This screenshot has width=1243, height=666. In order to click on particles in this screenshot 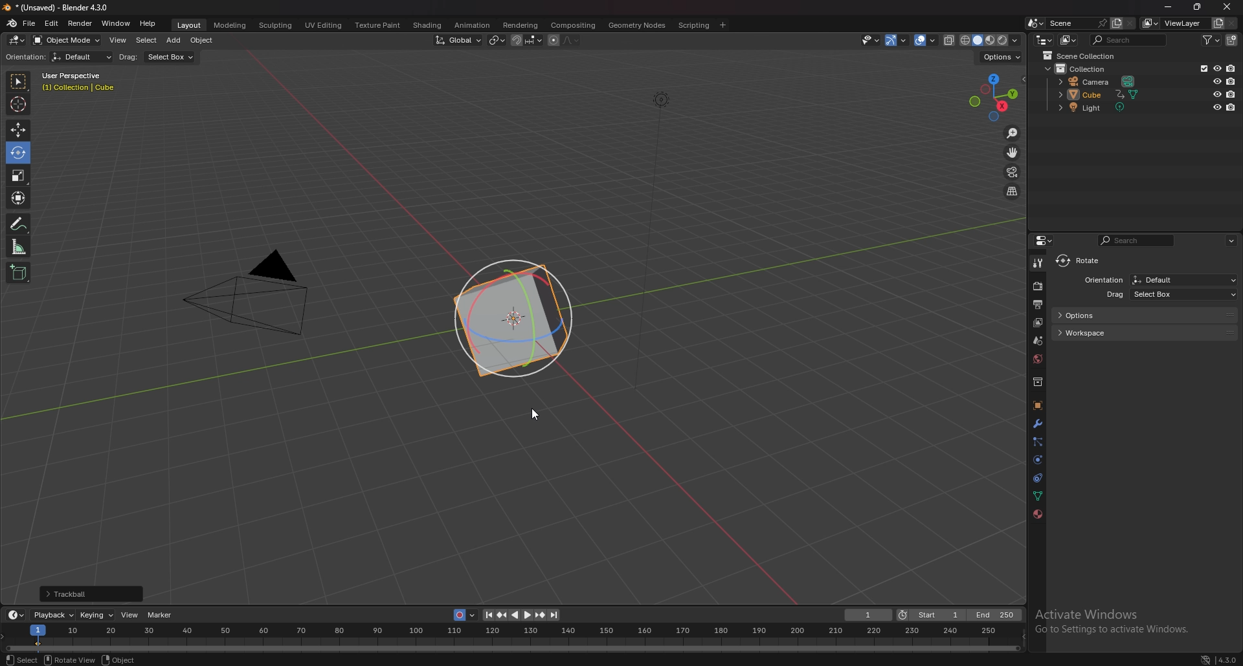, I will do `click(1038, 442)`.